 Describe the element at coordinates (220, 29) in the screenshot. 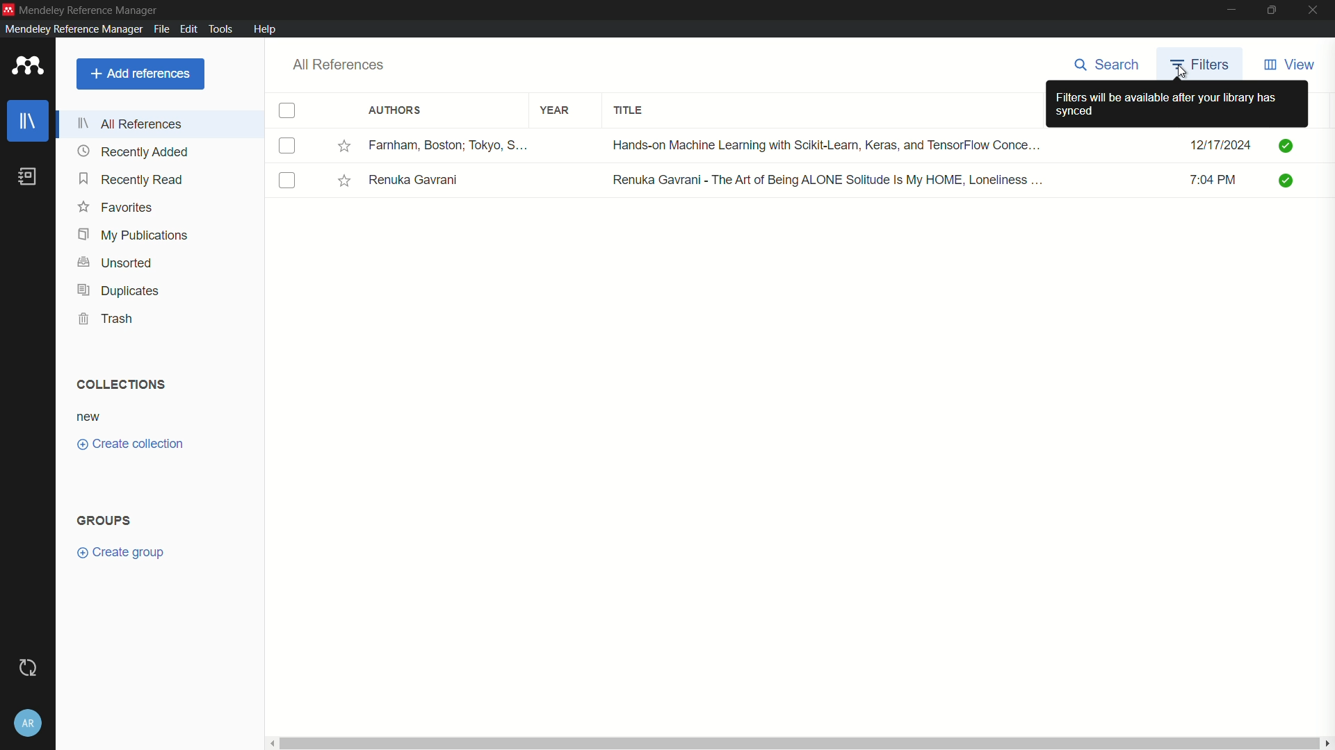

I see `tools menu` at that location.